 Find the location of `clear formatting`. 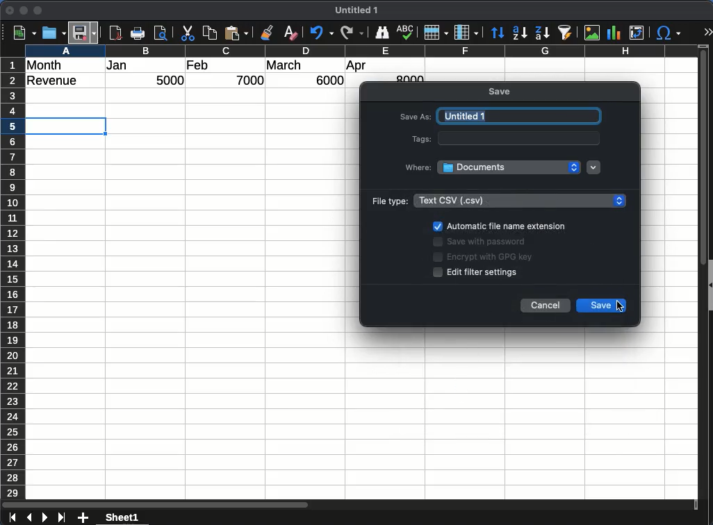

clear formatting is located at coordinates (290, 33).